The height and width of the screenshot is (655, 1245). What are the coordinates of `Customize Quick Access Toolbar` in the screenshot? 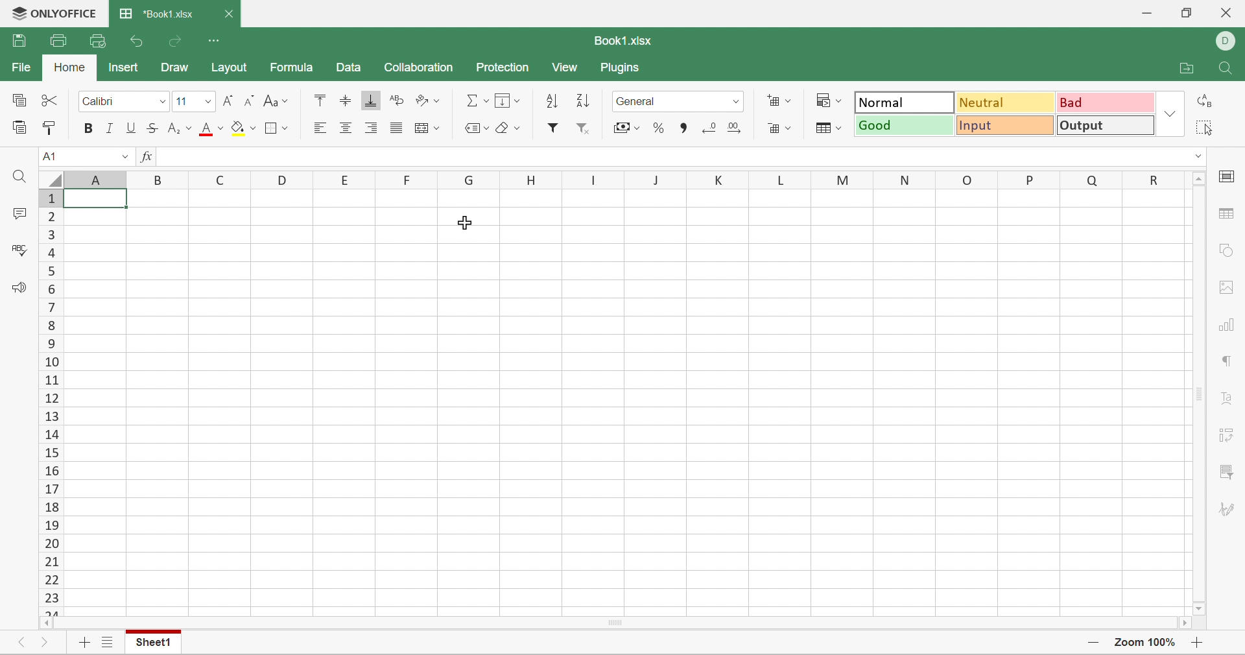 It's located at (216, 42).